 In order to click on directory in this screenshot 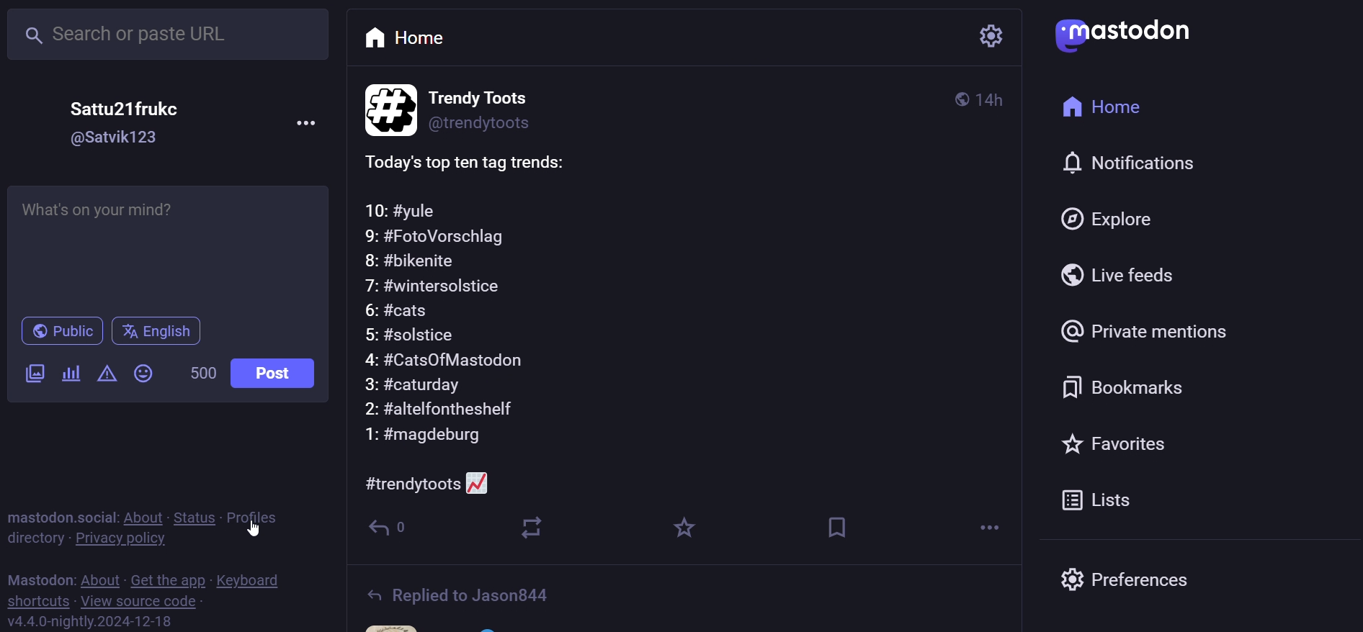, I will do `click(31, 538)`.